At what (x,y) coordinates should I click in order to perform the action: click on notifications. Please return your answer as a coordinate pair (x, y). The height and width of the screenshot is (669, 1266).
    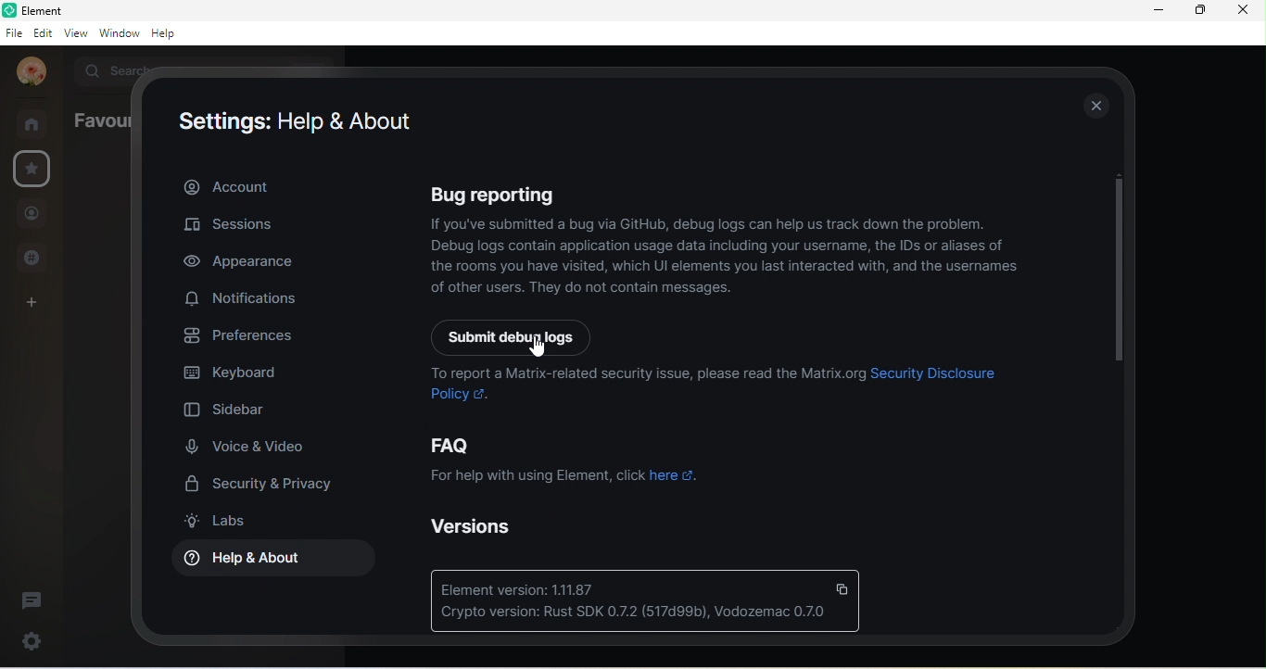
    Looking at the image, I should click on (242, 299).